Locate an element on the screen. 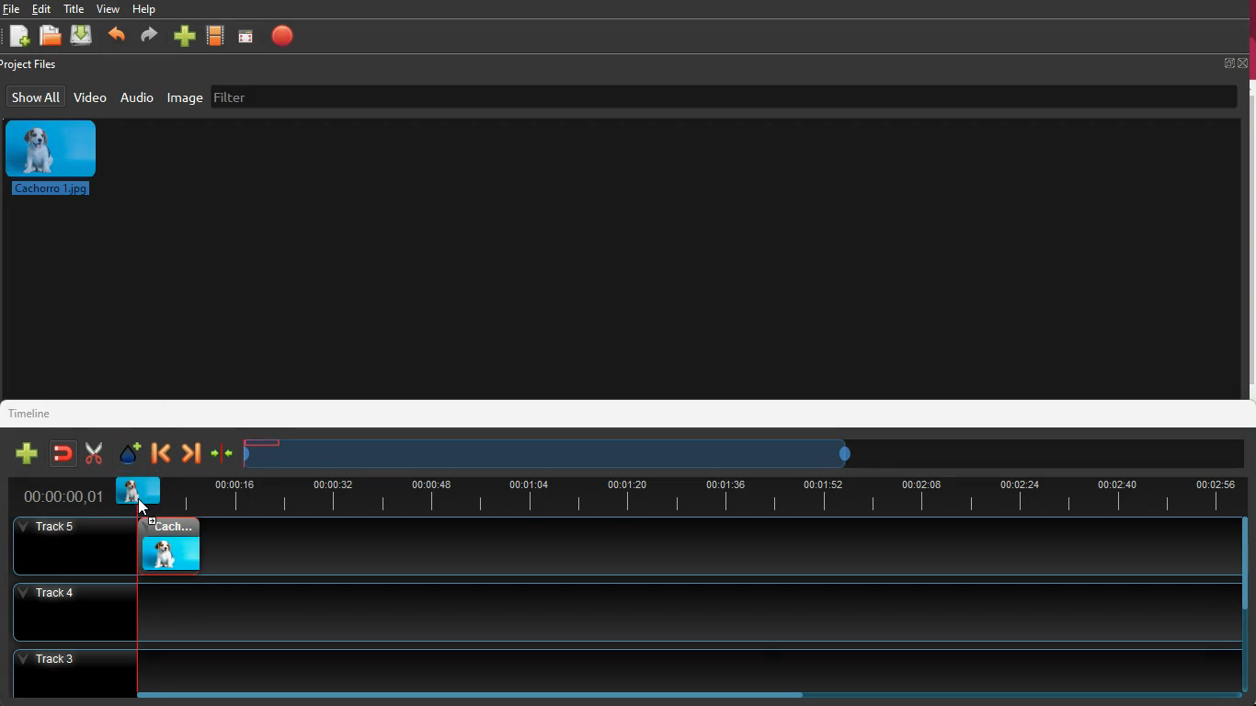 Image resolution: width=1256 pixels, height=706 pixels. backward is located at coordinates (118, 34).